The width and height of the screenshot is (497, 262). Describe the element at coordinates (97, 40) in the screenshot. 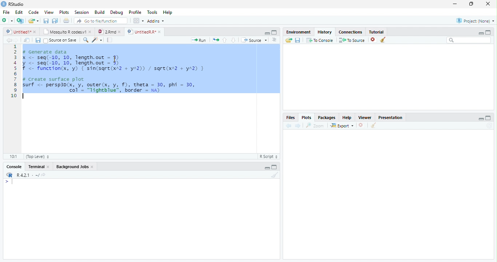

I see `Code tools` at that location.